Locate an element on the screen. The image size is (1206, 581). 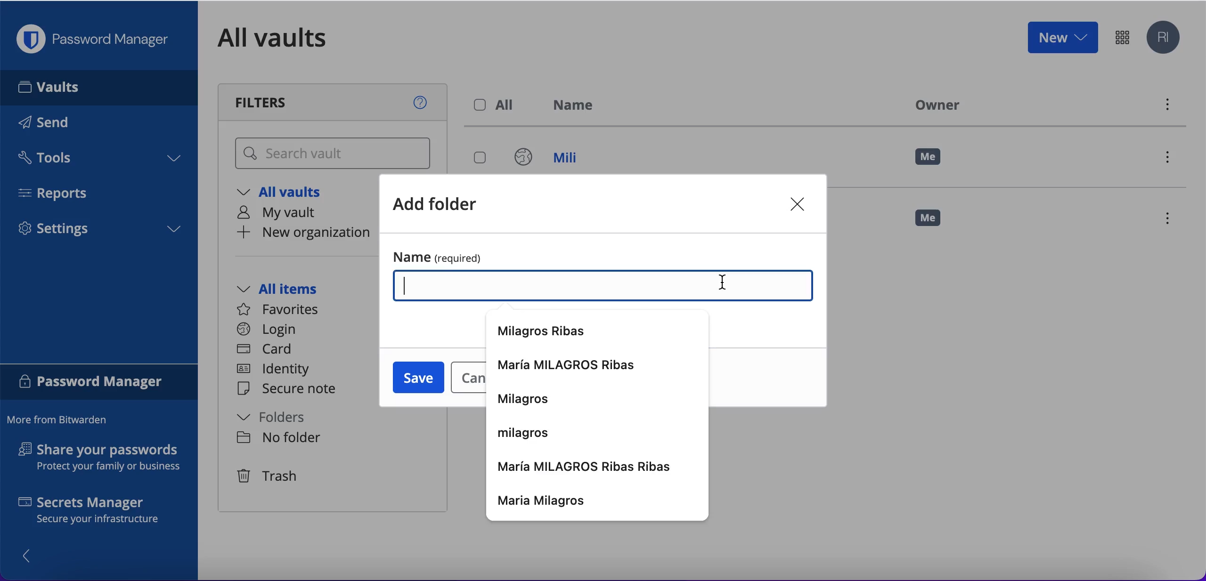
login is located at coordinates (267, 330).